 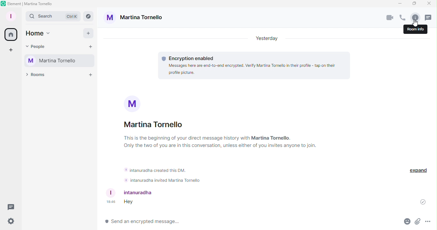 What do you see at coordinates (390, 17) in the screenshot?
I see `Video call` at bounding box center [390, 17].